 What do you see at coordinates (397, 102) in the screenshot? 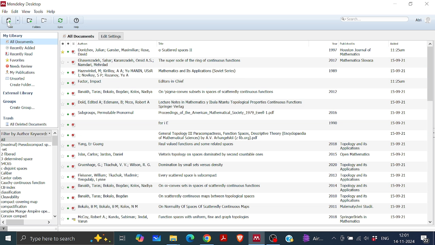
I see `date` at bounding box center [397, 102].